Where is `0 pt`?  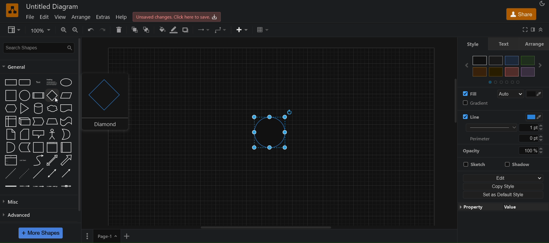
0 pt is located at coordinates (534, 138).